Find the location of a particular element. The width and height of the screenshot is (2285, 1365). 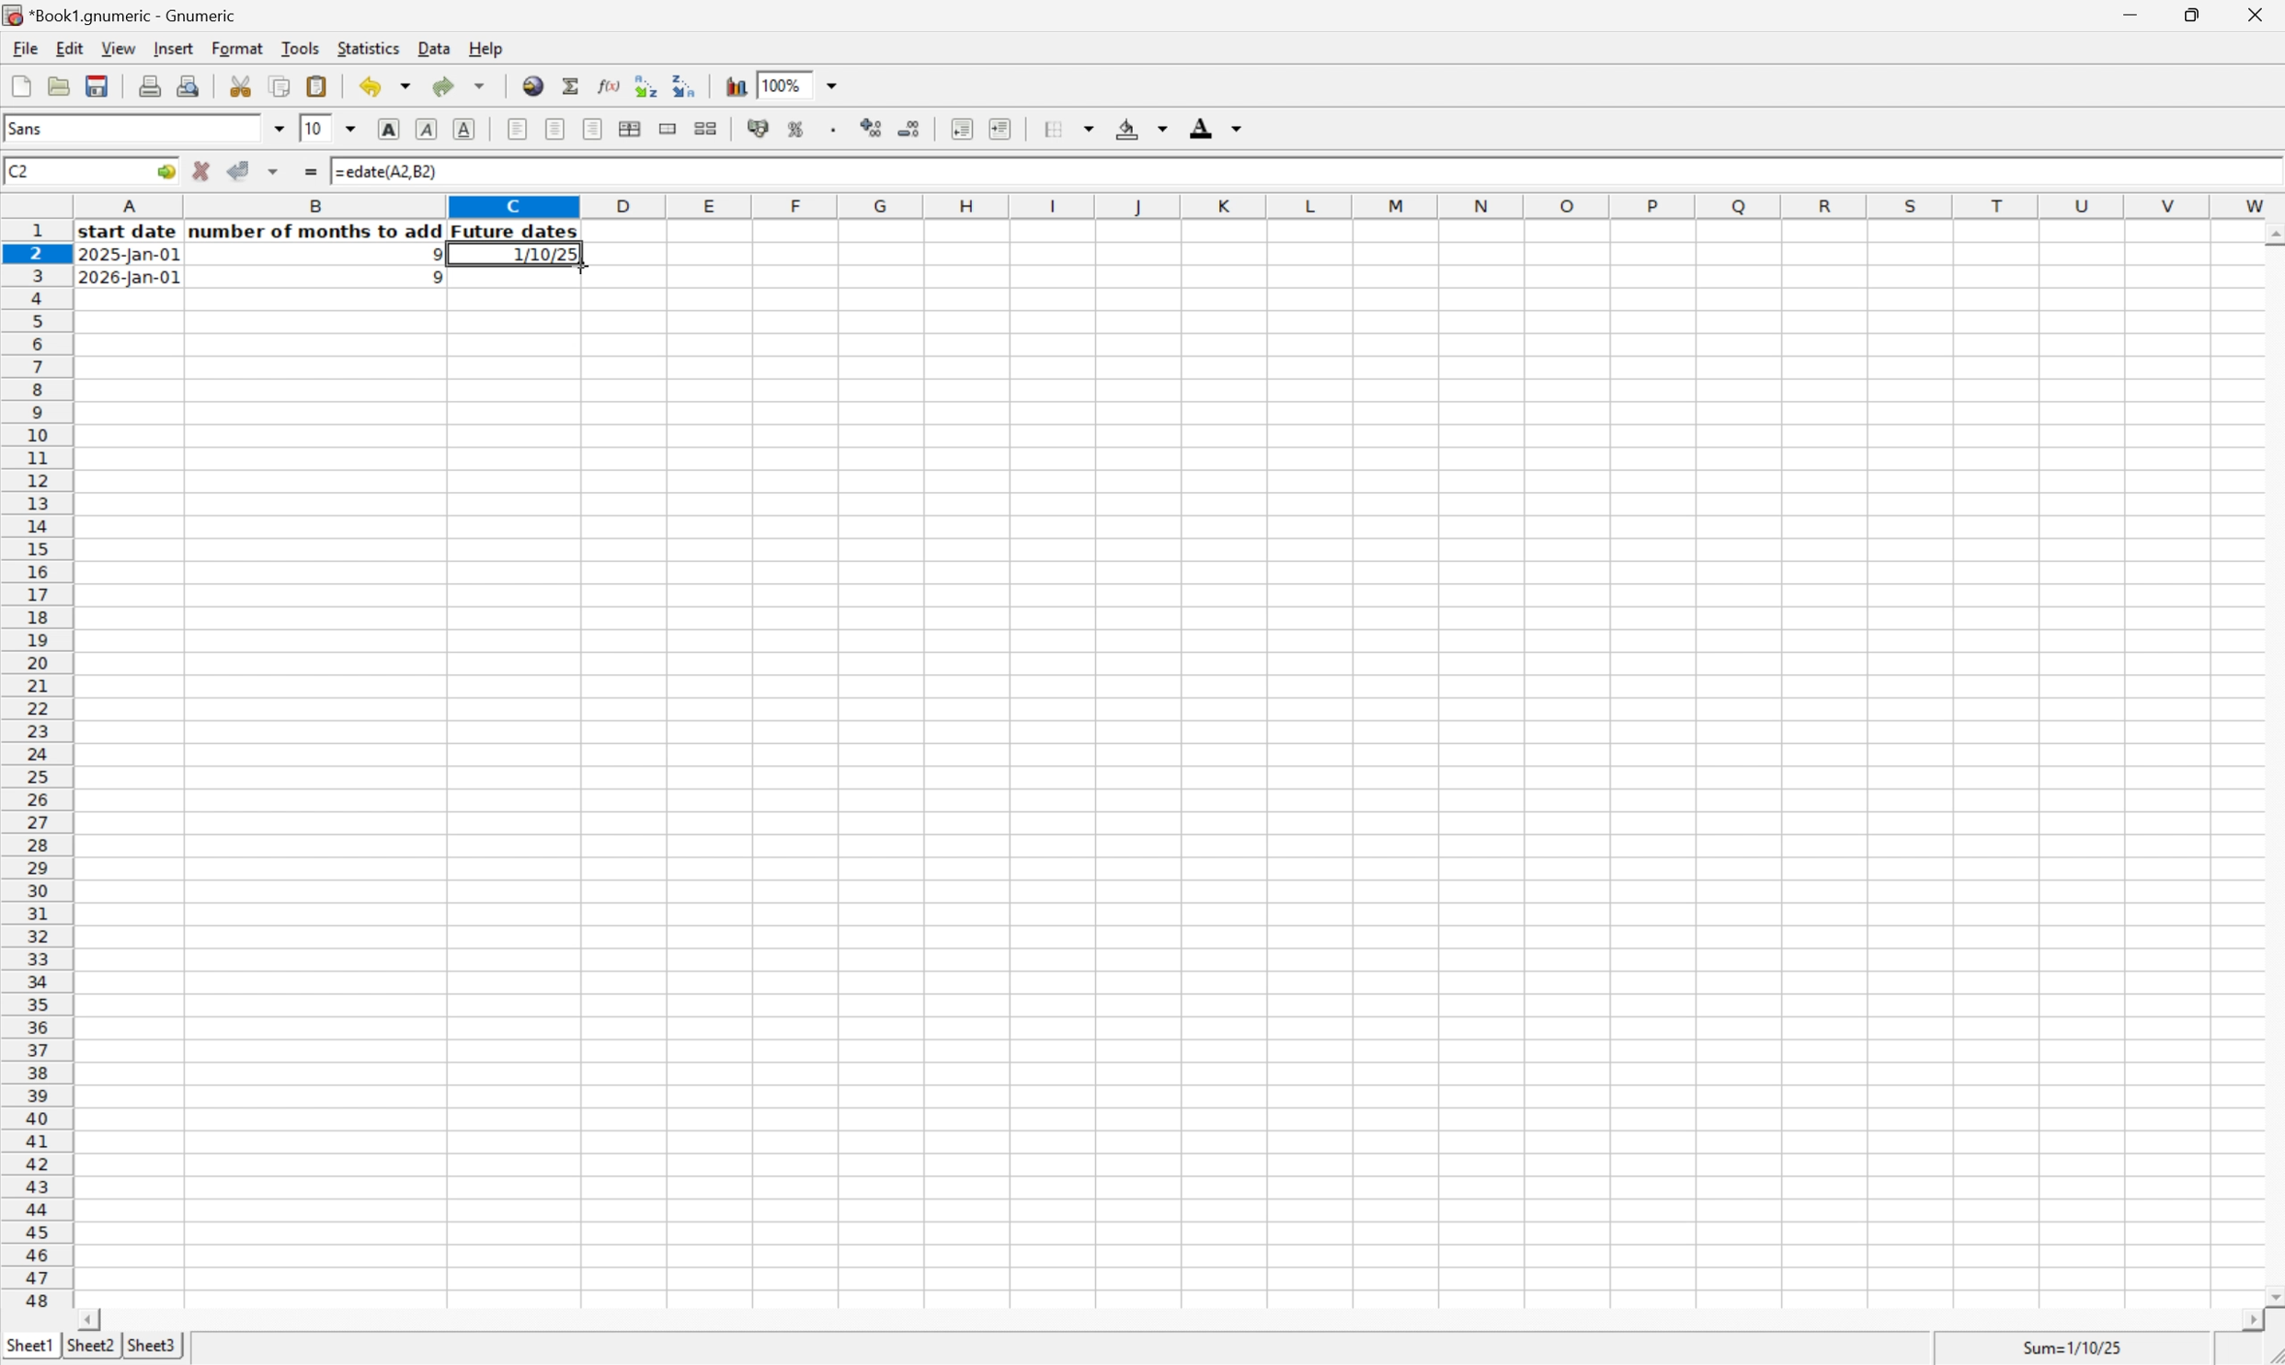

Split the ranges of merged cells is located at coordinates (705, 127).